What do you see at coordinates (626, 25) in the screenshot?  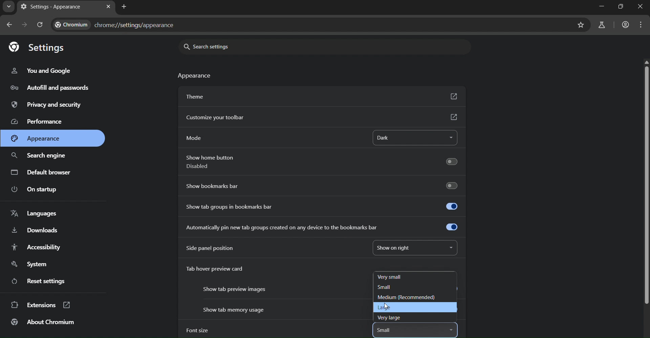 I see `account` at bounding box center [626, 25].